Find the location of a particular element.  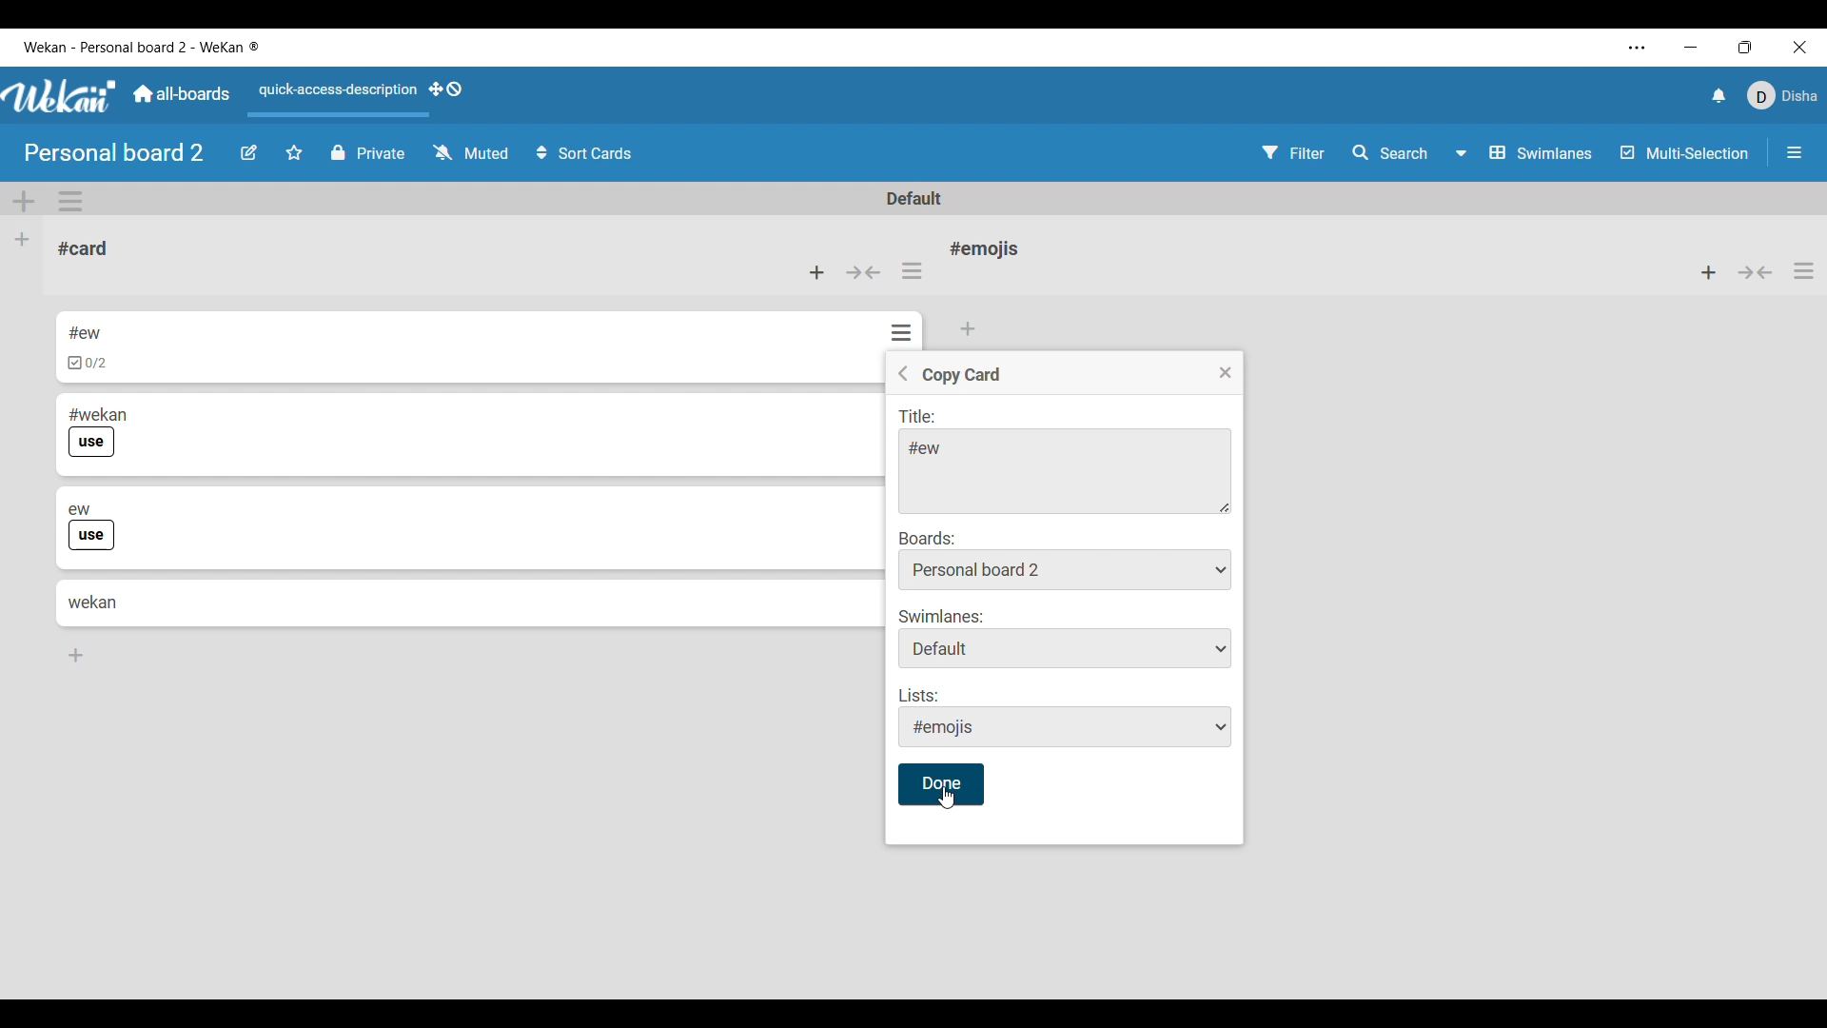

Card 2 is located at coordinates (159, 410).